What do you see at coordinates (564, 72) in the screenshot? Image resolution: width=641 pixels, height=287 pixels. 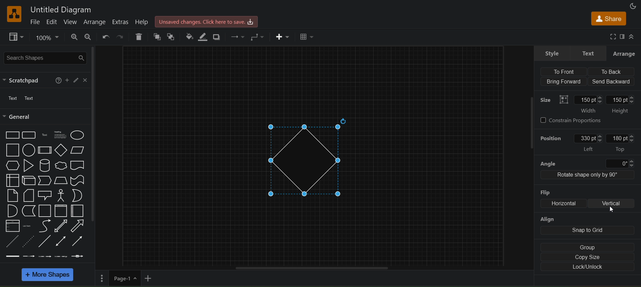 I see `to front` at bounding box center [564, 72].